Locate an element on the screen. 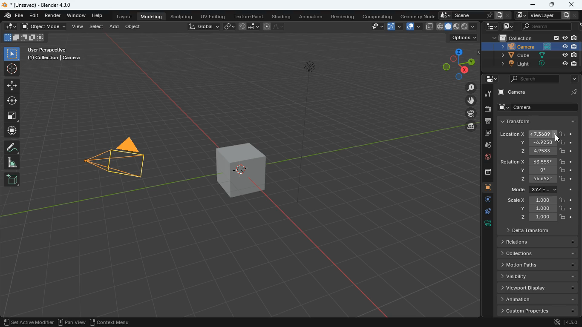 This screenshot has width=582, height=327. view is located at coordinates (374, 27).